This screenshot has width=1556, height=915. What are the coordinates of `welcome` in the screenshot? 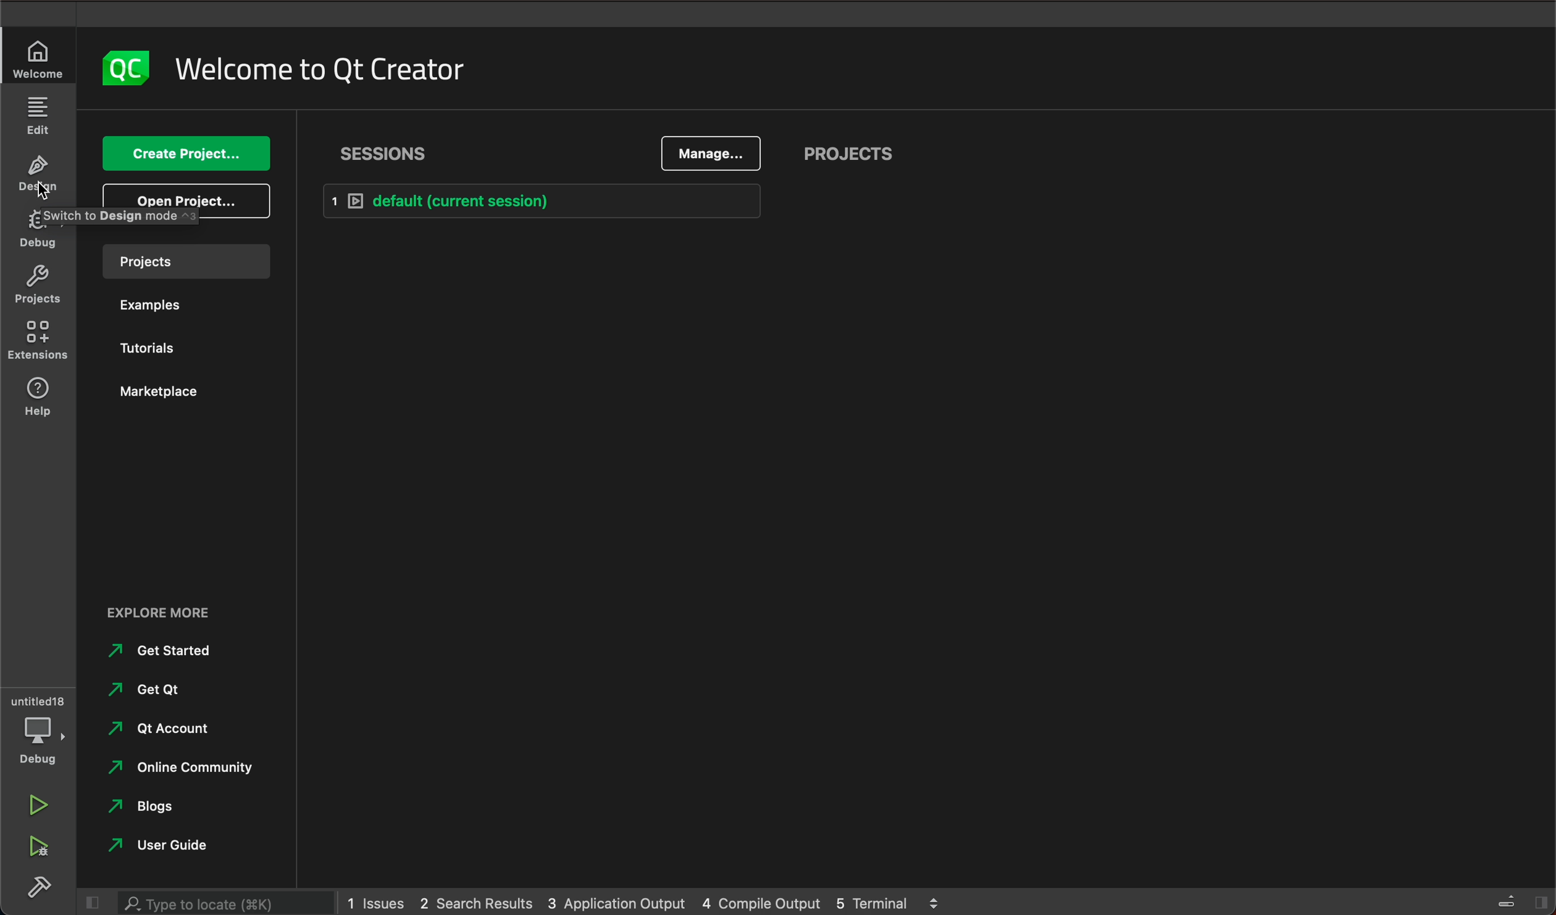 It's located at (36, 59).